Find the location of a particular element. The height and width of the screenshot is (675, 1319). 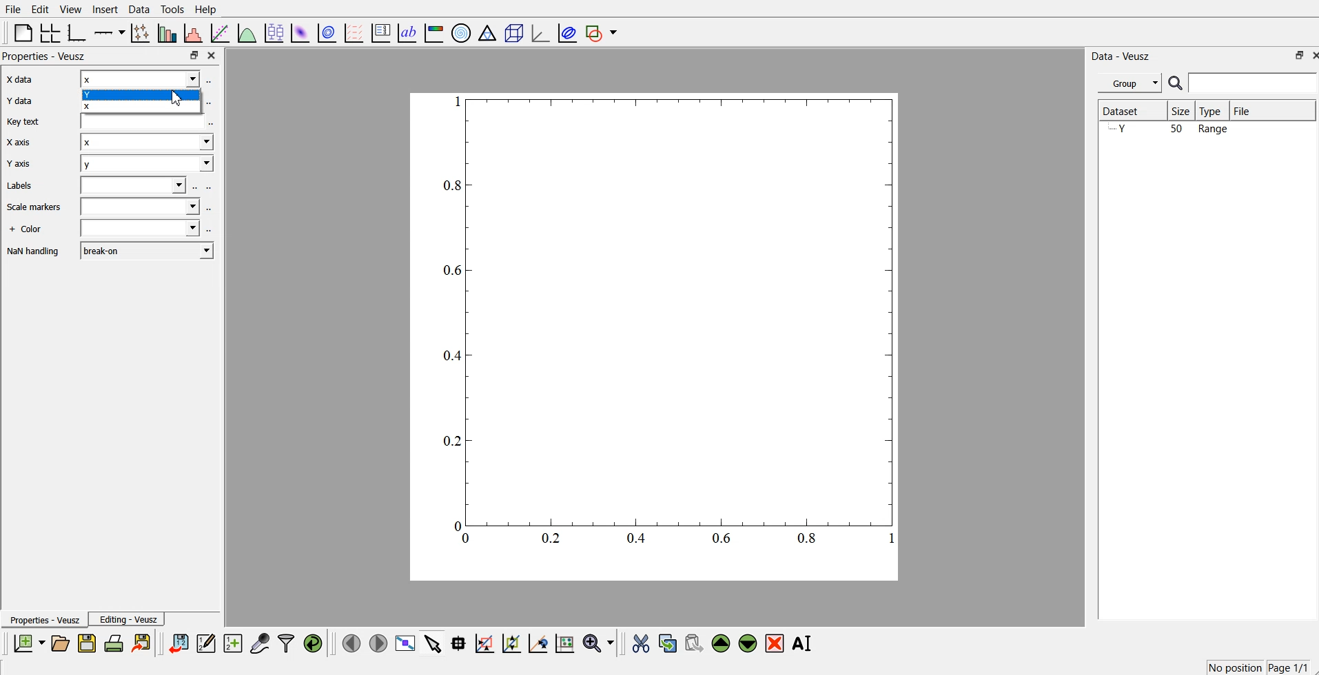

base graphs is located at coordinates (79, 31).